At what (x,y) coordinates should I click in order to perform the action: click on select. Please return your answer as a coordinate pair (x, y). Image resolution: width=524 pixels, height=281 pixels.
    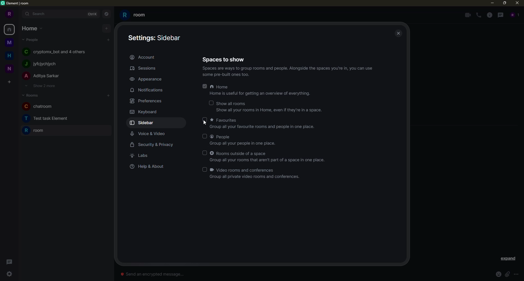
    Looking at the image, I should click on (204, 153).